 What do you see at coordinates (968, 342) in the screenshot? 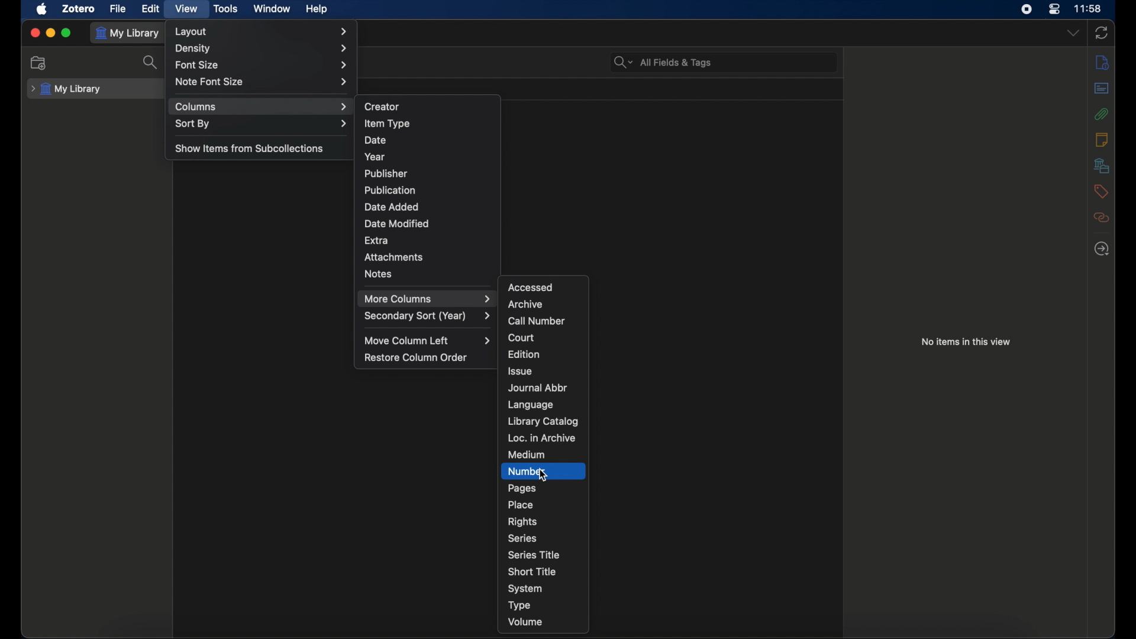
I see `no items in this view` at bounding box center [968, 342].